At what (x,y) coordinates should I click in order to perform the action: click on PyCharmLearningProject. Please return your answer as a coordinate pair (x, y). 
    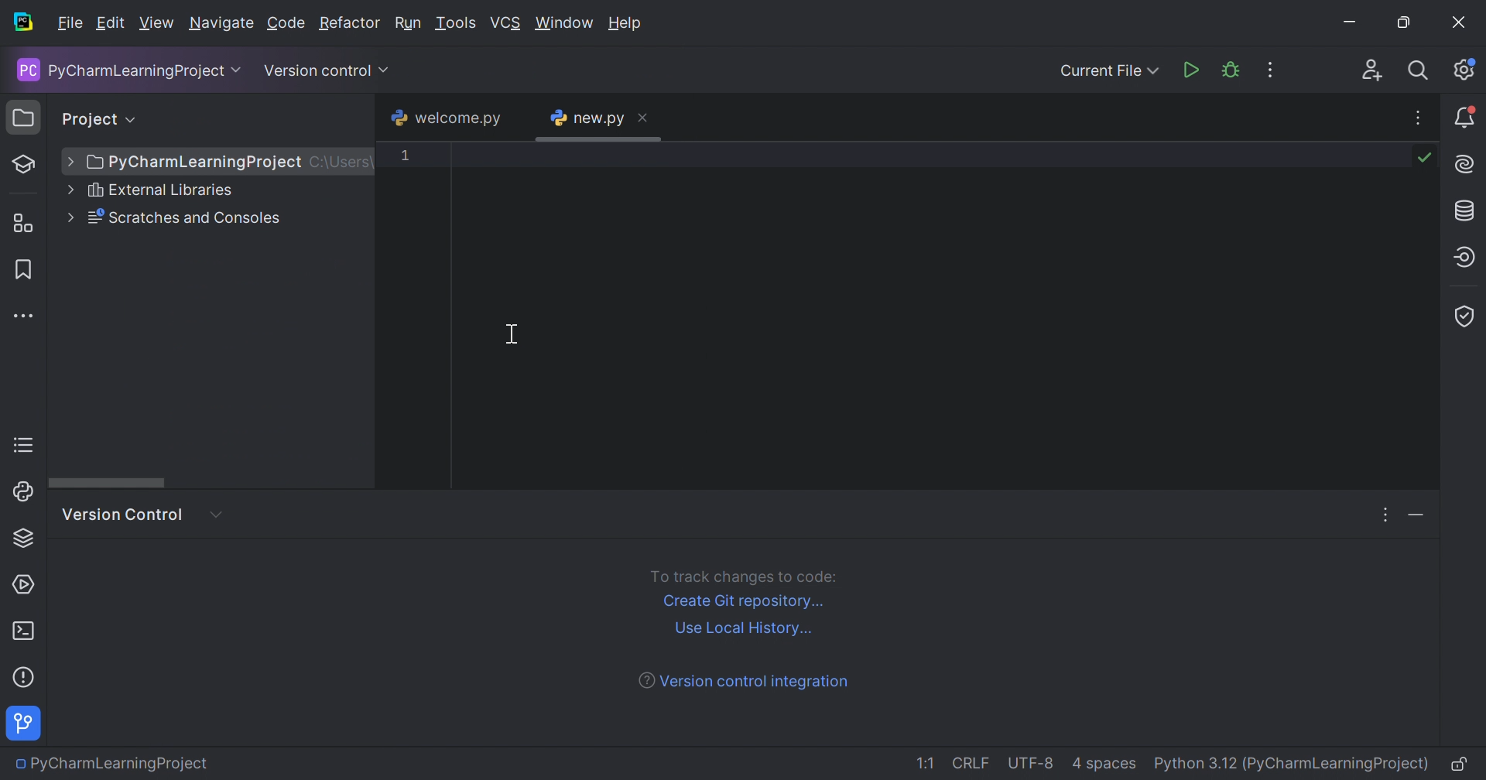
    Looking at the image, I should click on (128, 71).